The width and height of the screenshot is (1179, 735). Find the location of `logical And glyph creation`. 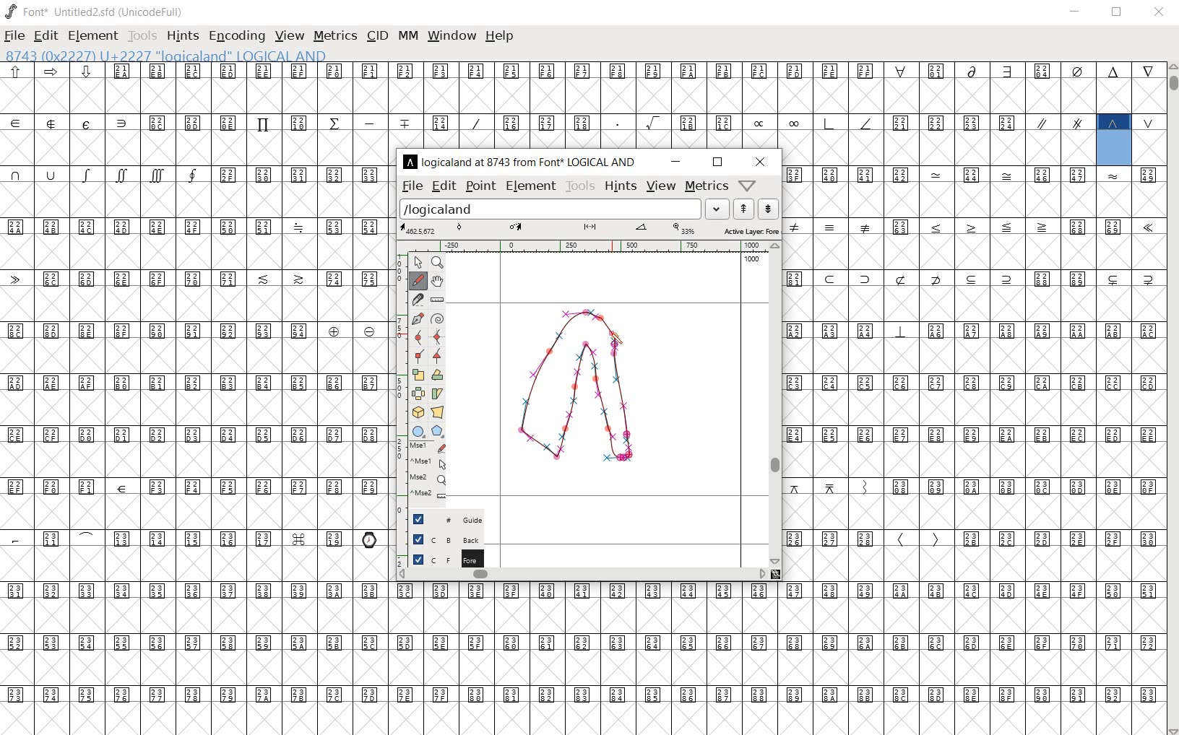

logical And glyph creation is located at coordinates (584, 388).